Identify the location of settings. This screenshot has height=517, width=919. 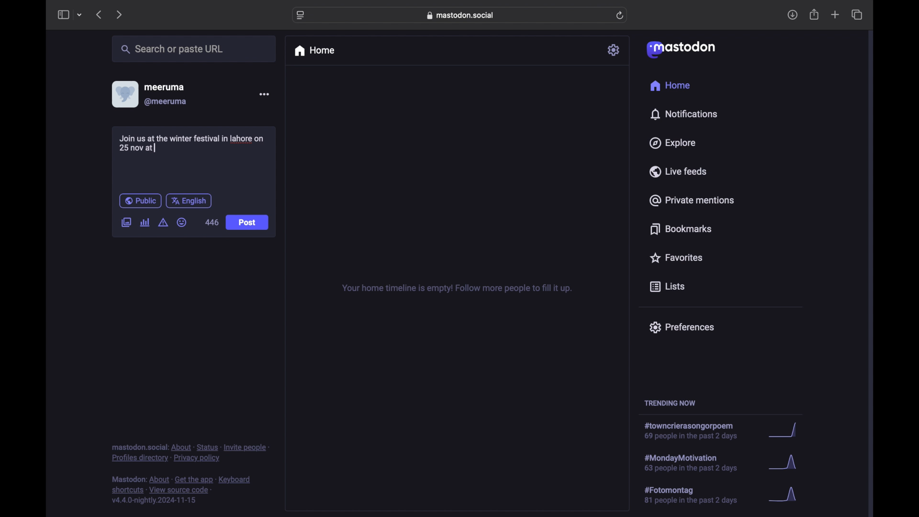
(615, 50).